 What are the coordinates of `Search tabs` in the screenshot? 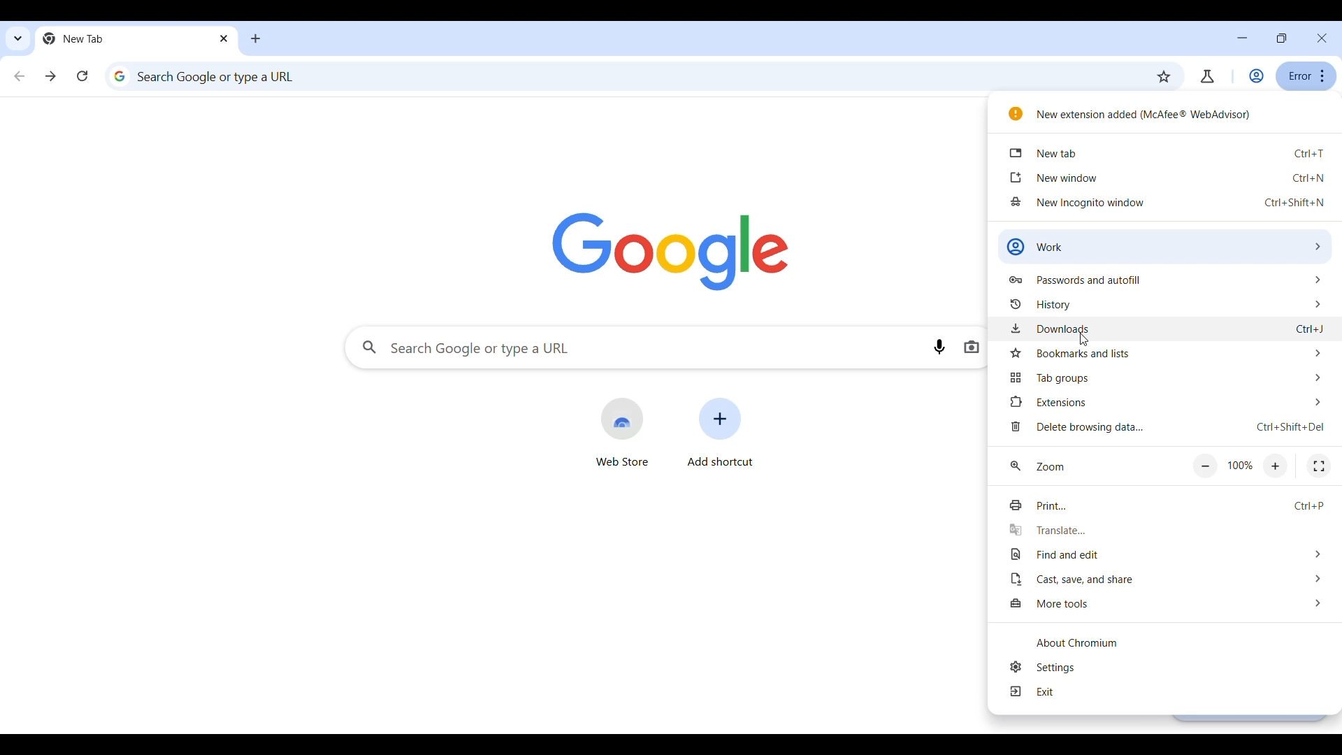 It's located at (18, 38).